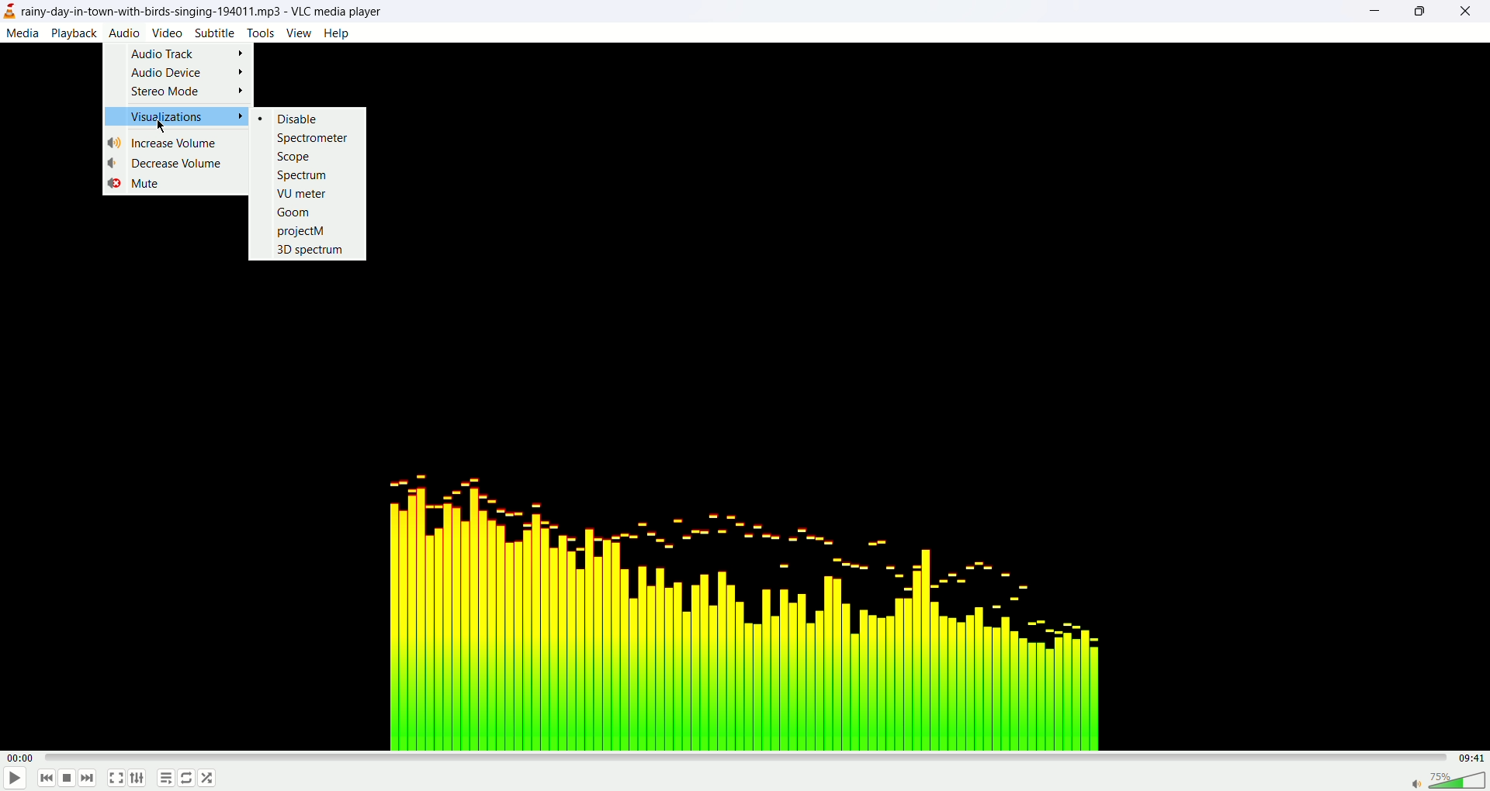 The height and width of the screenshot is (791, 1490). What do you see at coordinates (204, 11) in the screenshot?
I see `rainy-day-in-town-with-birds-singing-194011.mp3-VLC media player` at bounding box center [204, 11].